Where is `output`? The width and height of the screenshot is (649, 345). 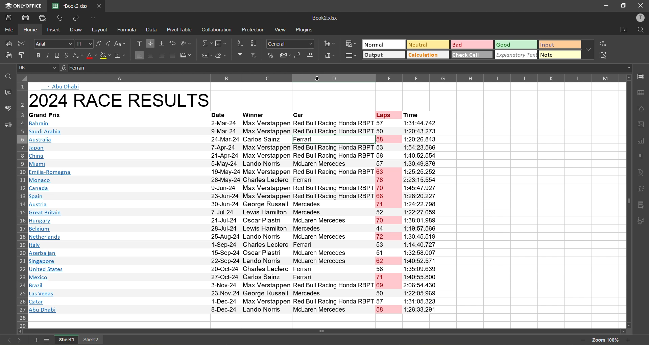 output is located at coordinates (383, 55).